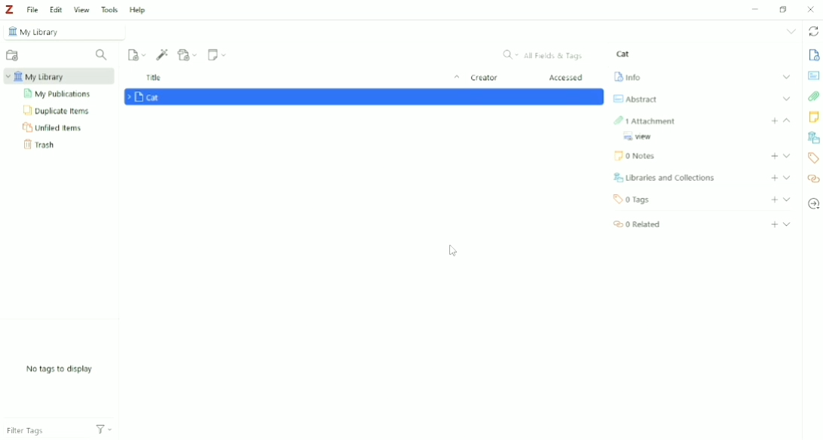 This screenshot has height=440, width=823. Describe the element at coordinates (813, 54) in the screenshot. I see `Info` at that location.